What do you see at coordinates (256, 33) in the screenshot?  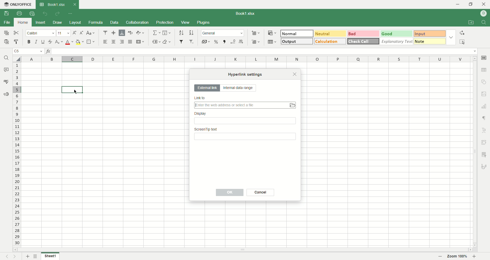 I see `add cell` at bounding box center [256, 33].